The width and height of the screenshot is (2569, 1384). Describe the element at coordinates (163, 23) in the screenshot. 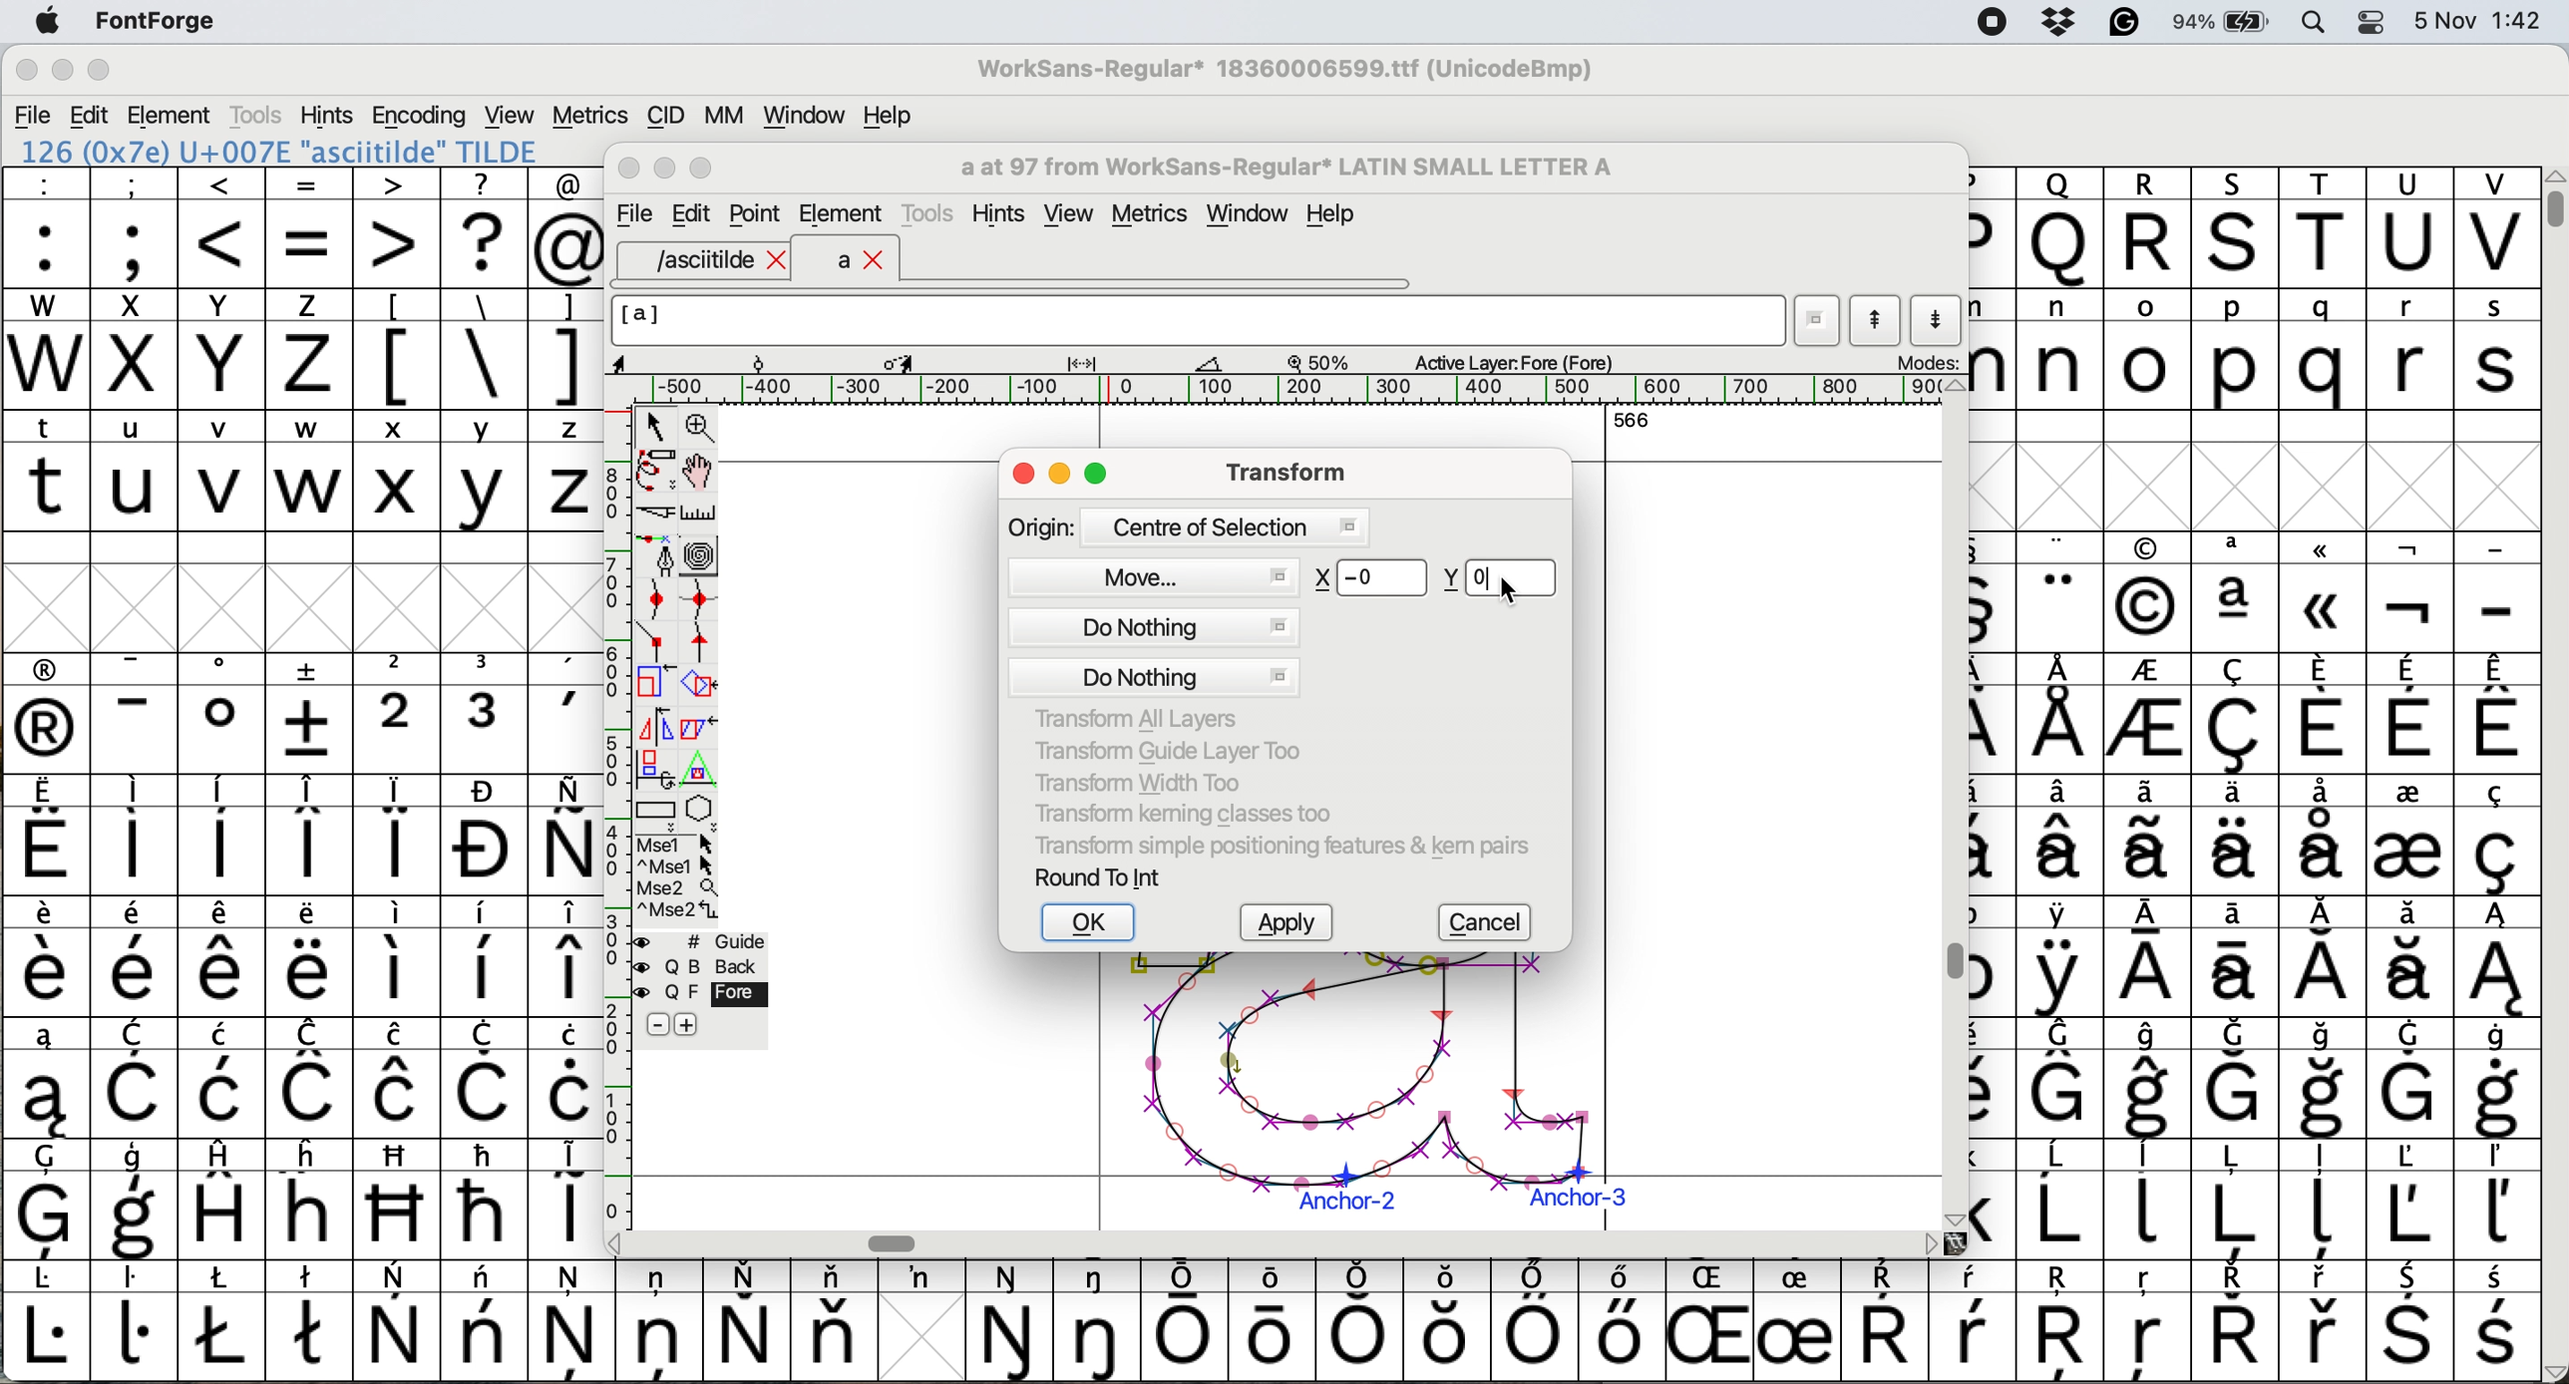

I see `fontforge` at that location.